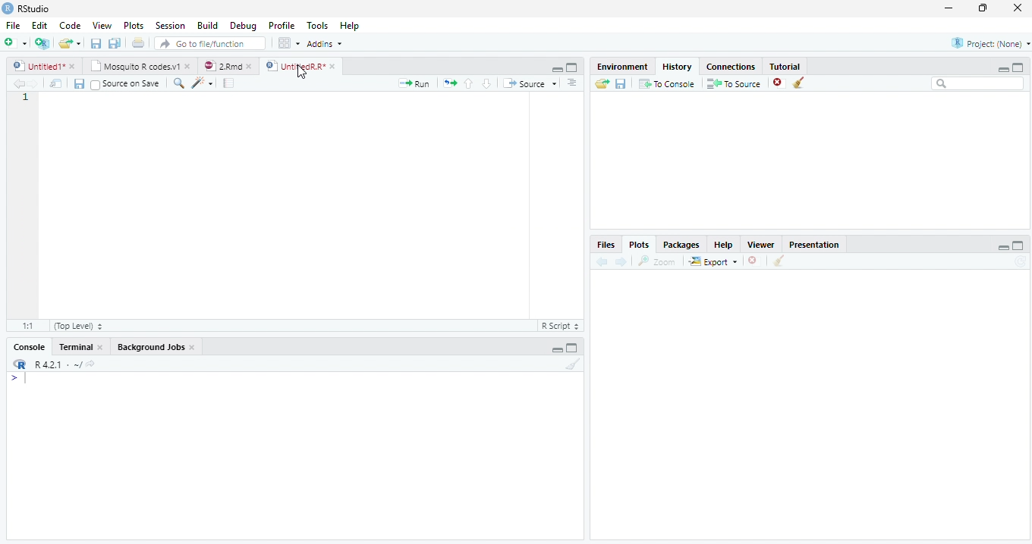 Image resolution: width=1032 pixels, height=544 pixels. I want to click on Search, so click(978, 86).